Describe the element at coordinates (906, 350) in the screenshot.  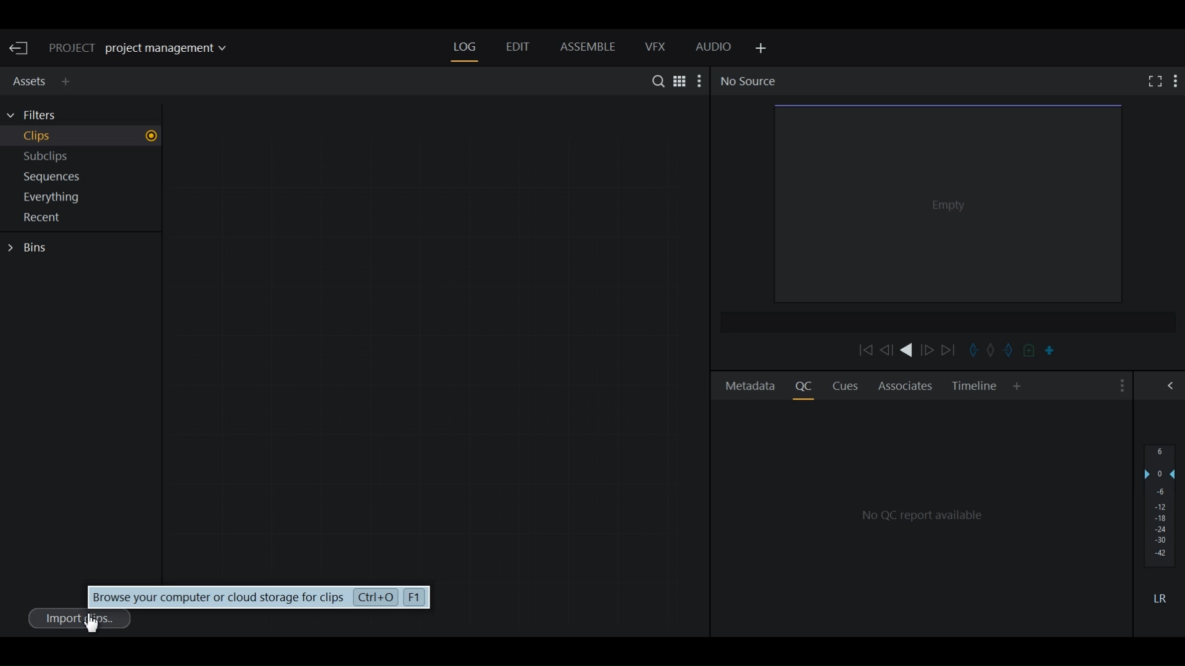
I see `Play` at that location.